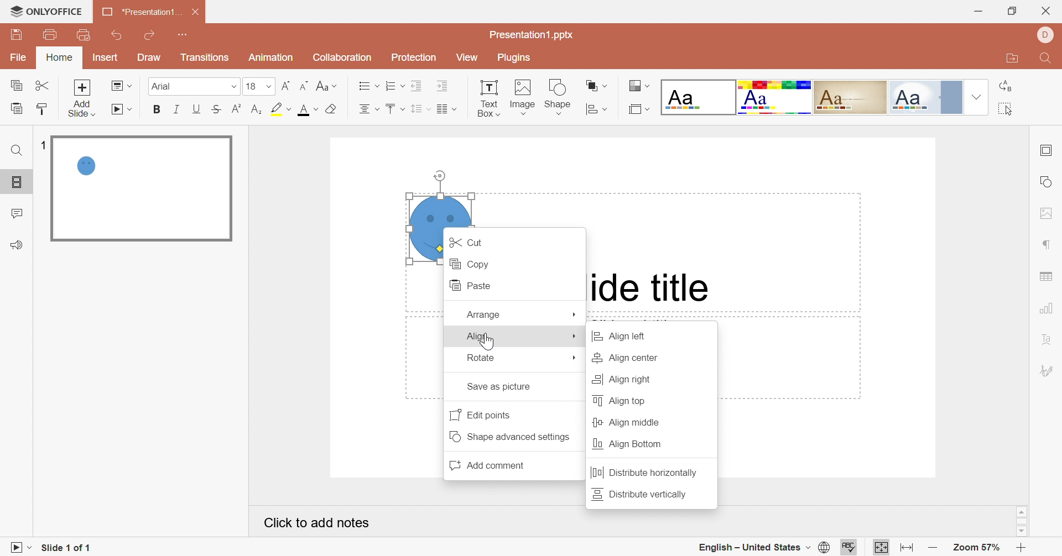  What do you see at coordinates (575, 338) in the screenshot?
I see `More` at bounding box center [575, 338].